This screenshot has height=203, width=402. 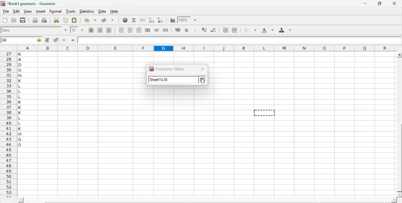 I want to click on decrease indent, so click(x=225, y=30).